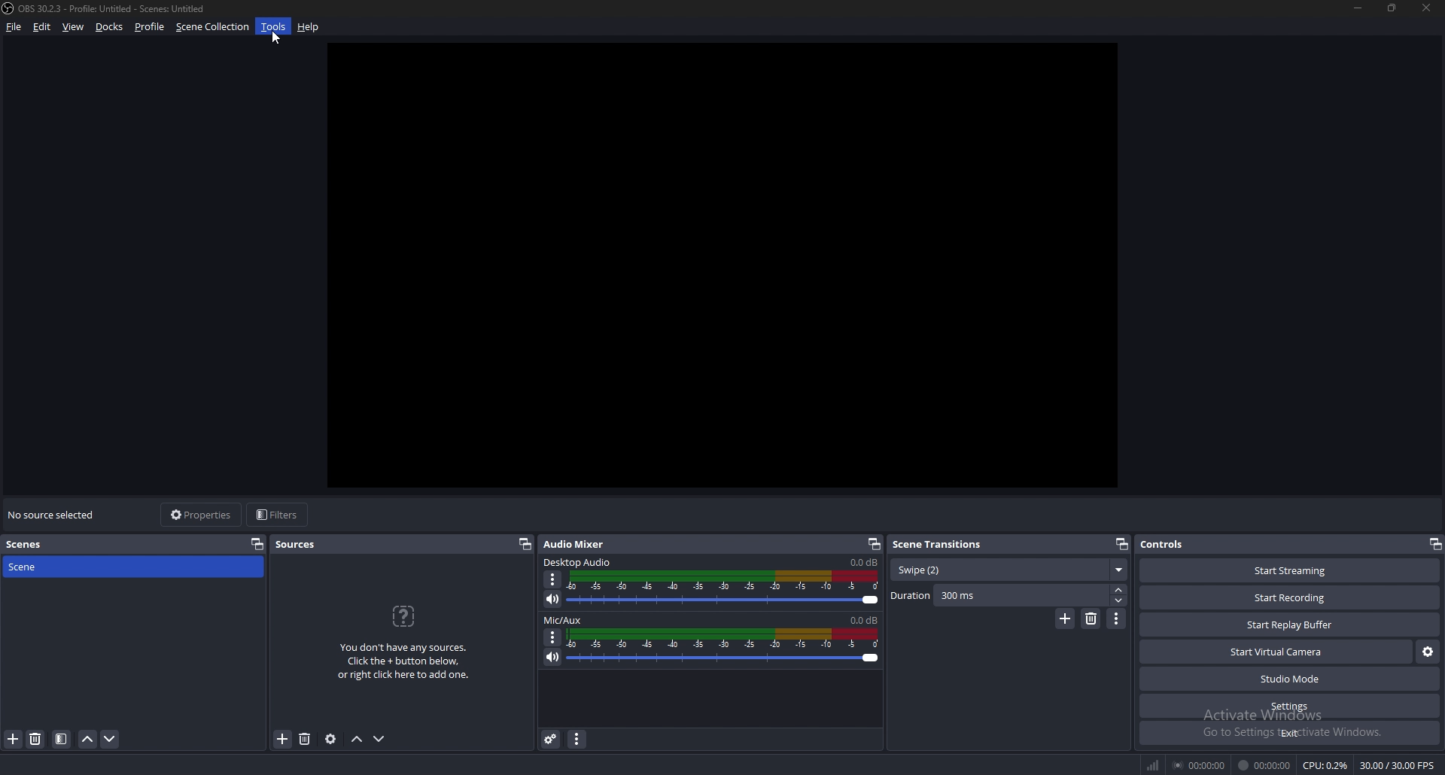  Describe the element at coordinates (1428, 652) in the screenshot. I see `configure virtual camera` at that location.